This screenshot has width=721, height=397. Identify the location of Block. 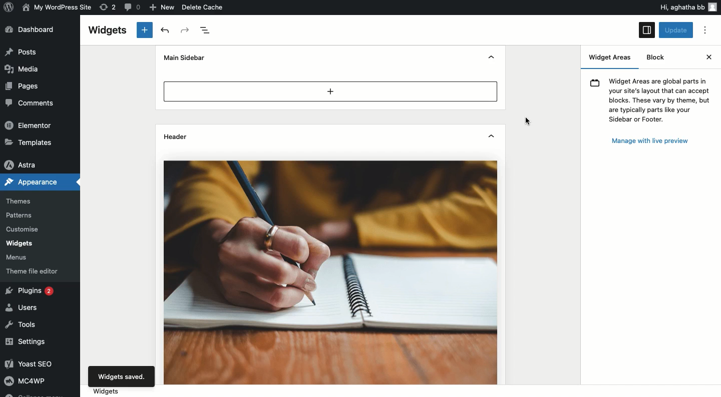
(654, 58).